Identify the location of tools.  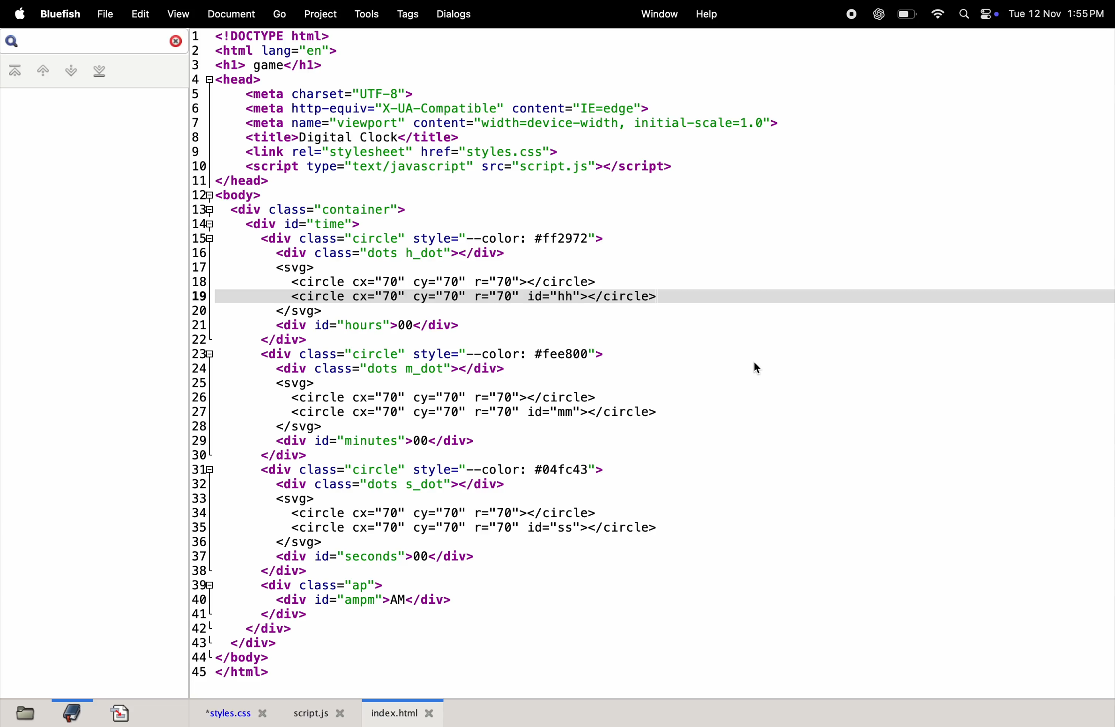
(363, 14).